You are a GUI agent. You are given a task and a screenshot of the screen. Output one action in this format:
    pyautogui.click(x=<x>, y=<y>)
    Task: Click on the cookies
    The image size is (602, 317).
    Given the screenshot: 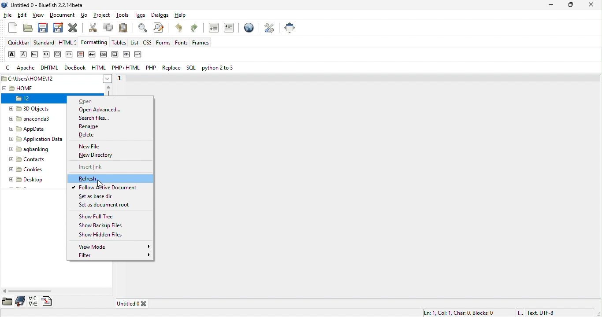 What is the action you would take?
    pyautogui.click(x=30, y=170)
    